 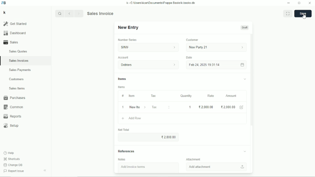 What do you see at coordinates (186, 96) in the screenshot?
I see `Quantity` at bounding box center [186, 96].